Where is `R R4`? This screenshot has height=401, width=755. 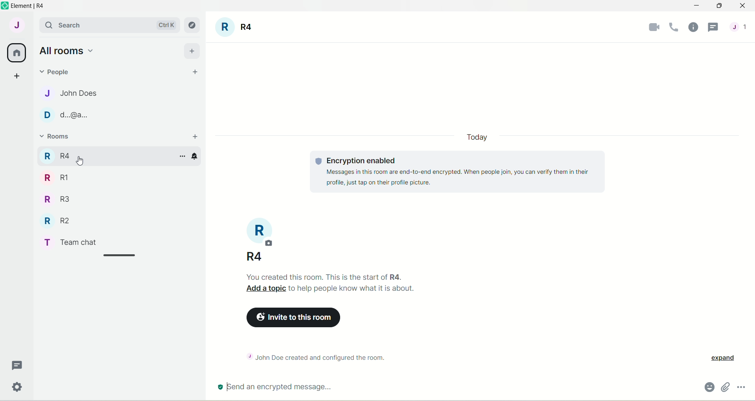
R R4 is located at coordinates (56, 155).